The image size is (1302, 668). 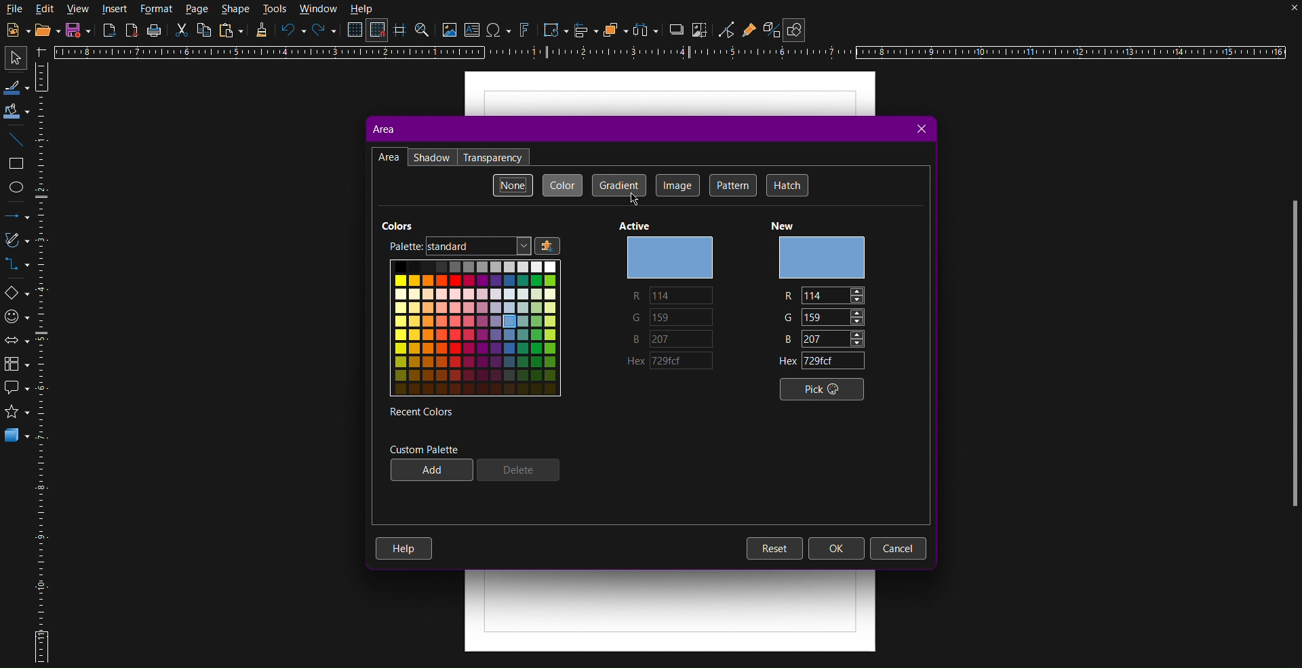 I want to click on Callout Shapes, so click(x=16, y=391).